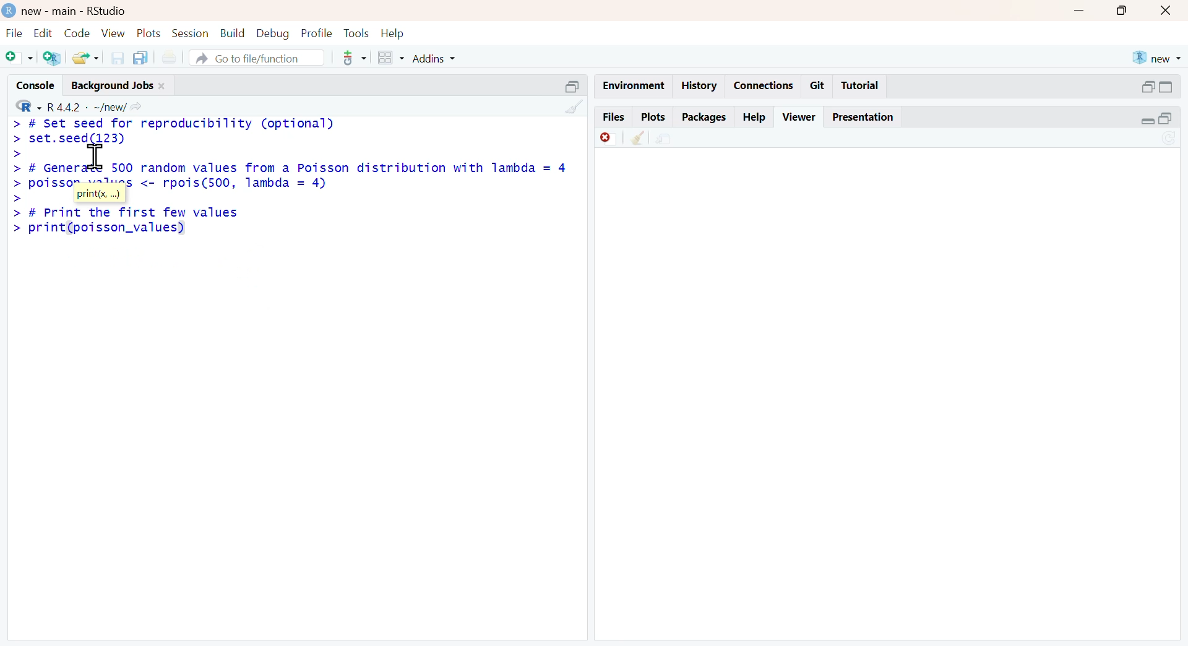 This screenshot has width=1188, height=646. Describe the element at coordinates (290, 168) in the screenshot. I see `# Generate 500 random values from a Poisson distribution with lambda = 4` at that location.